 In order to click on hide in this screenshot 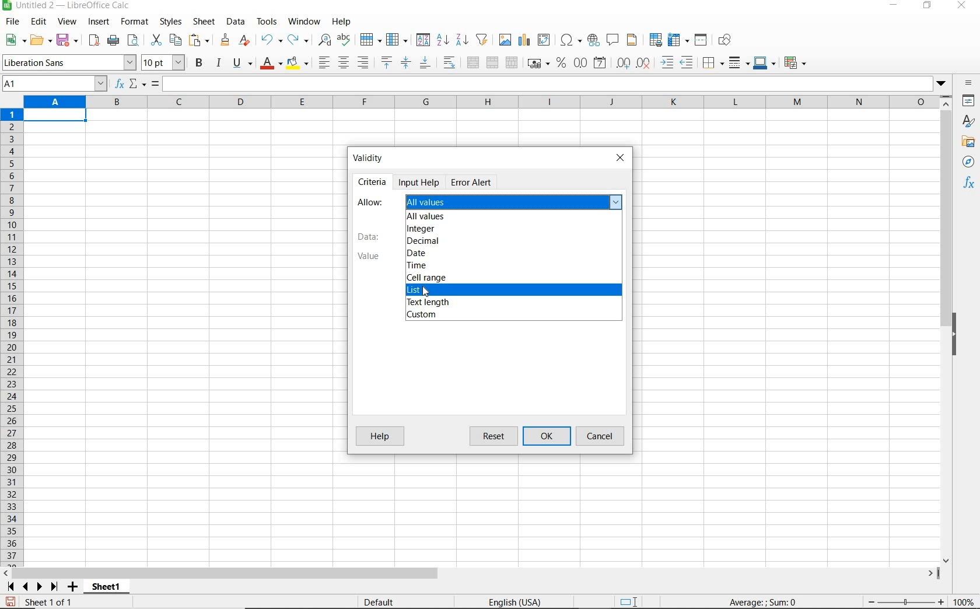, I will do `click(956, 336)`.